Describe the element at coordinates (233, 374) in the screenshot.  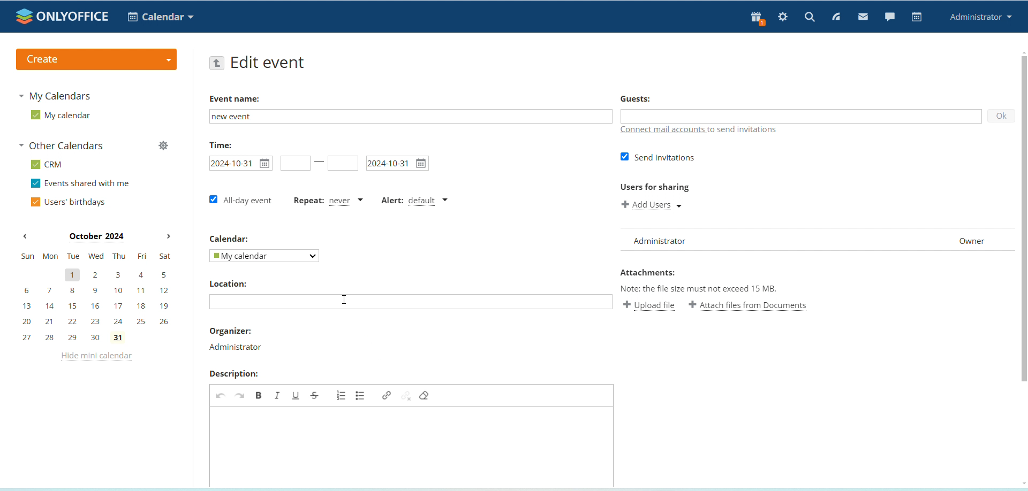
I see `Description` at that location.